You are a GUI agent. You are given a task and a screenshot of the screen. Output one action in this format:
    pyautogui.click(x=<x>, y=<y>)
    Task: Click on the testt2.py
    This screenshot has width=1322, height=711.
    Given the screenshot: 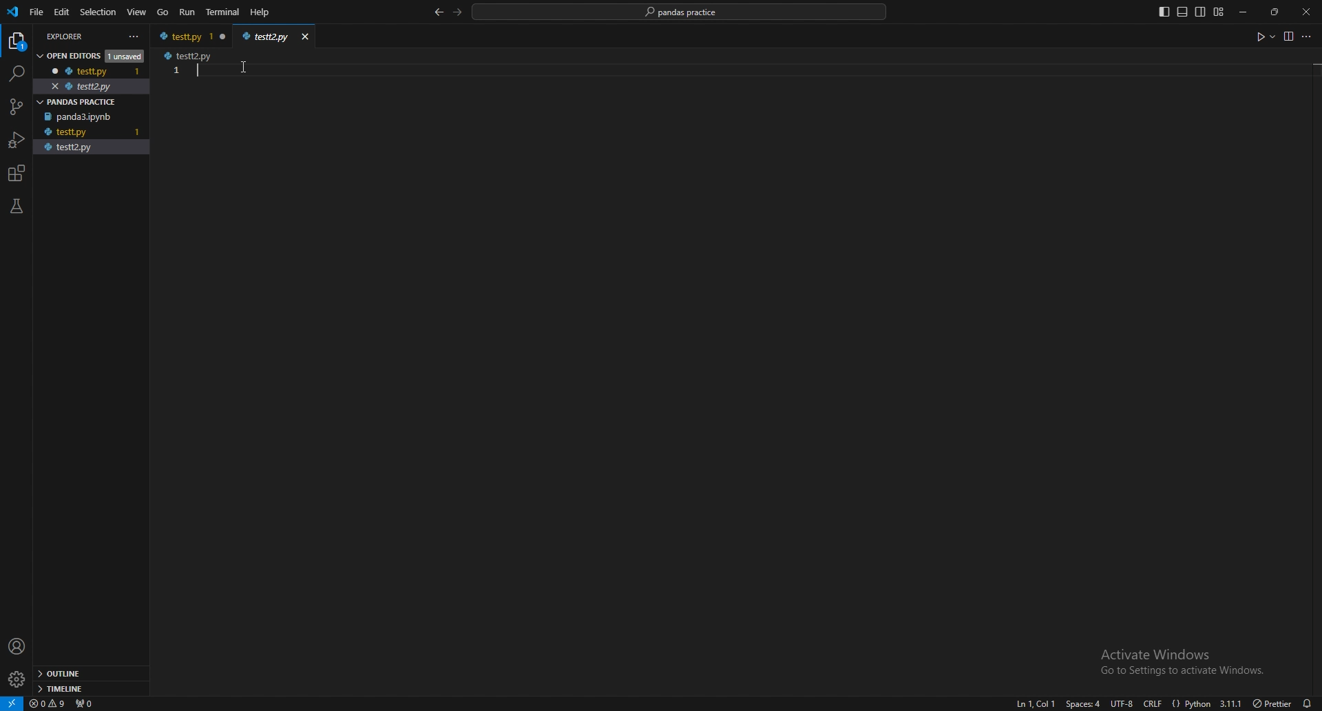 What is the action you would take?
    pyautogui.click(x=82, y=86)
    